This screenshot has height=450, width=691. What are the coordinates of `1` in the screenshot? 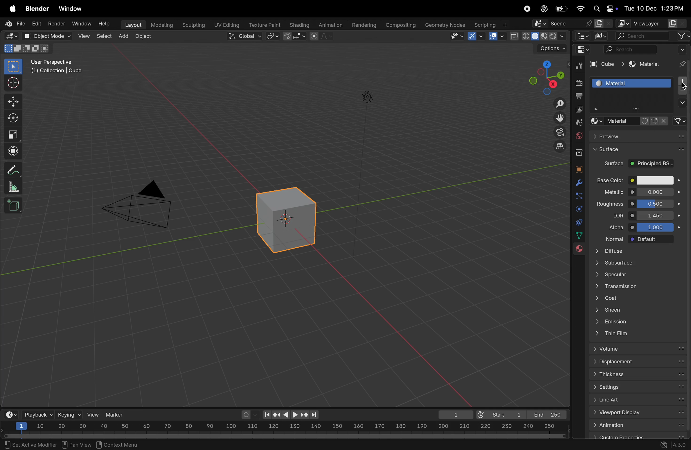 It's located at (453, 415).